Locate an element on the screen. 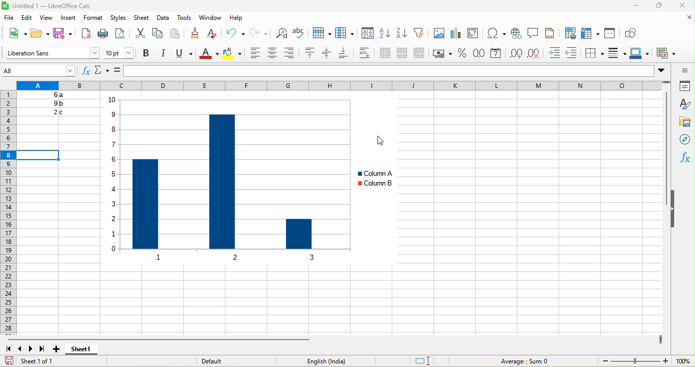 The height and width of the screenshot is (367, 695). formula is located at coordinates (119, 70).